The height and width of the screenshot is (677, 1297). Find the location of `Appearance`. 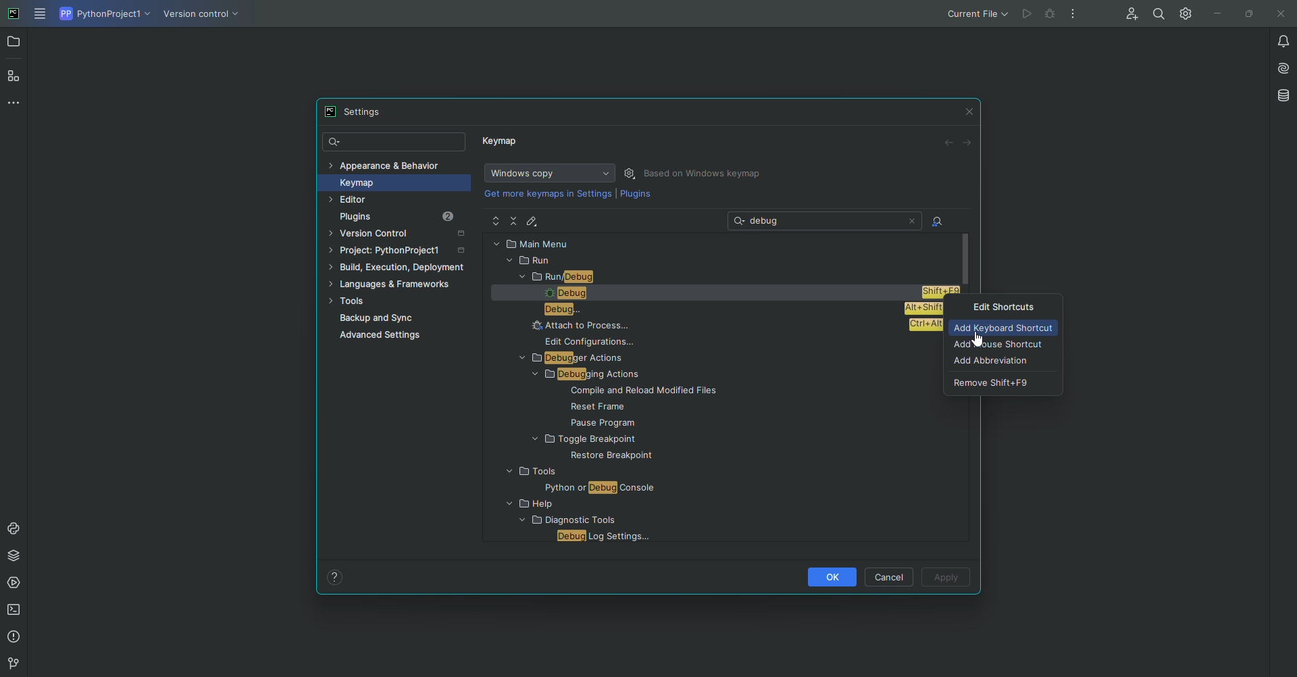

Appearance is located at coordinates (385, 164).